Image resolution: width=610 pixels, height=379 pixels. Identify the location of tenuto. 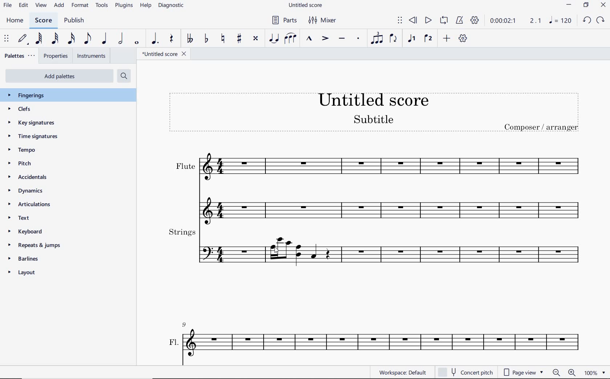
(342, 39).